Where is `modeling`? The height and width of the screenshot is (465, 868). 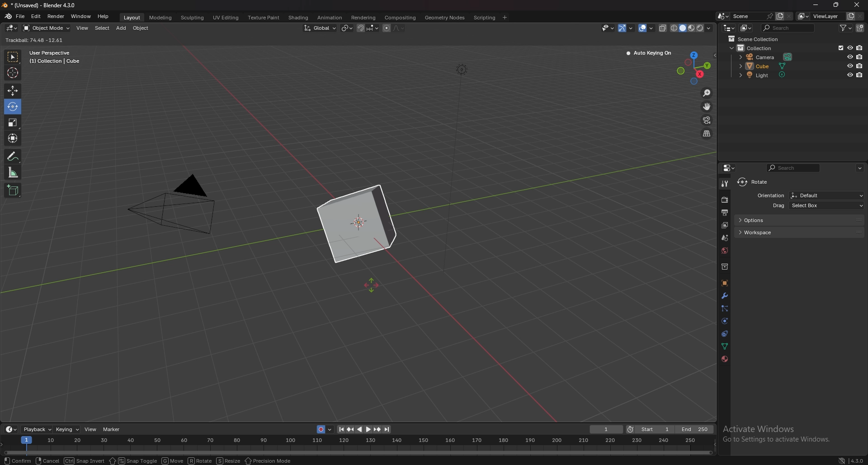
modeling is located at coordinates (161, 18).